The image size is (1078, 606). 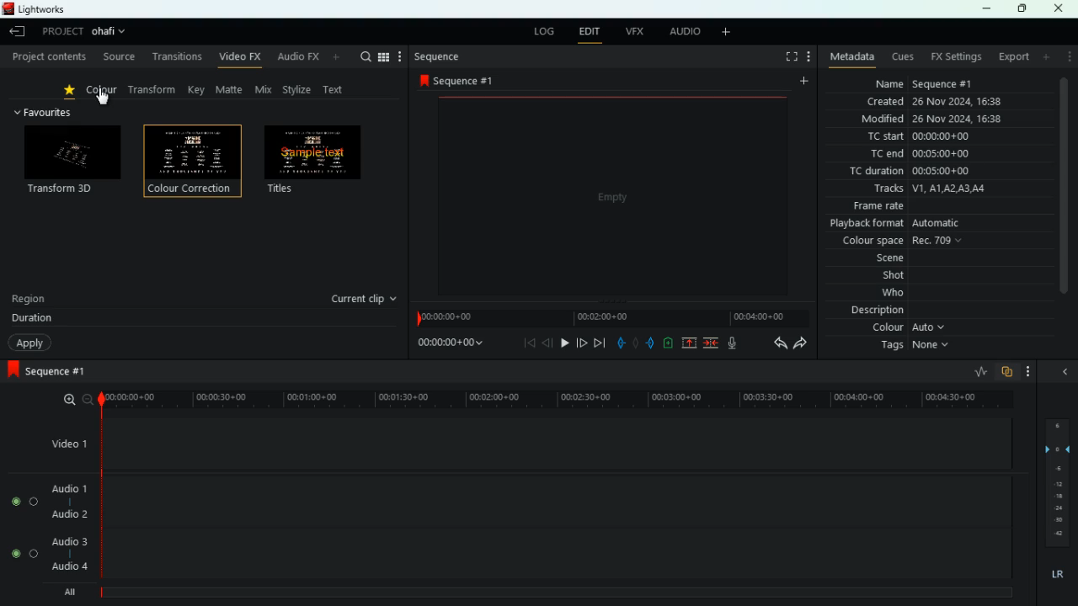 What do you see at coordinates (935, 206) in the screenshot?
I see `frame rate` at bounding box center [935, 206].